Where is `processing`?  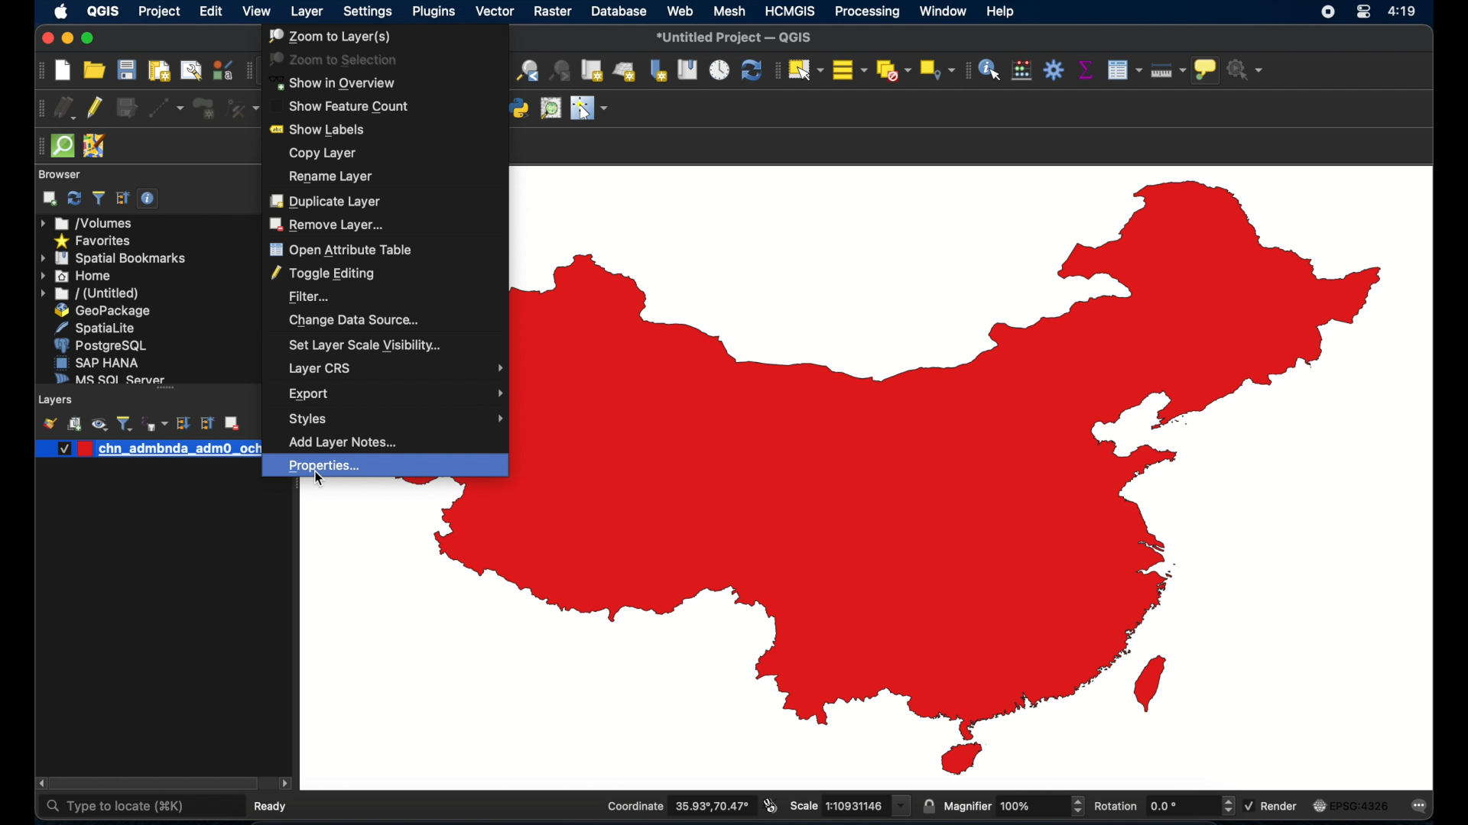
processing is located at coordinates (867, 11).